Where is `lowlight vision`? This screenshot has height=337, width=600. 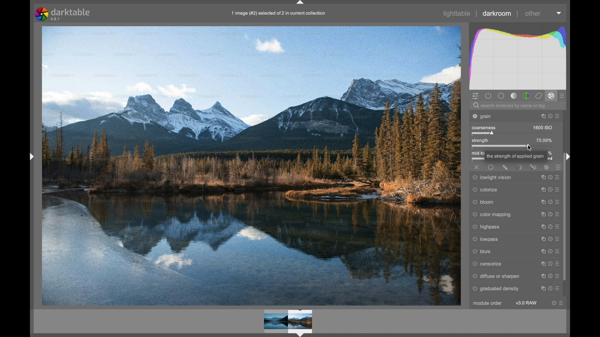 lowlight vision is located at coordinates (489, 178).